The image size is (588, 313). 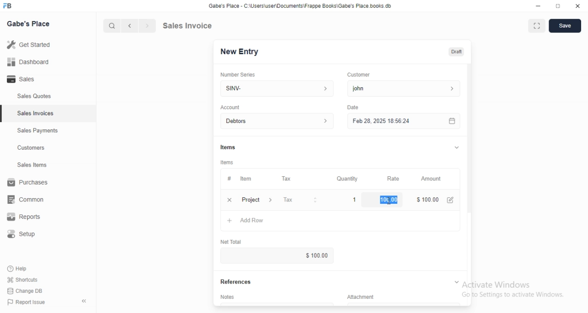 What do you see at coordinates (229, 298) in the screenshot?
I see `‘Notes` at bounding box center [229, 298].